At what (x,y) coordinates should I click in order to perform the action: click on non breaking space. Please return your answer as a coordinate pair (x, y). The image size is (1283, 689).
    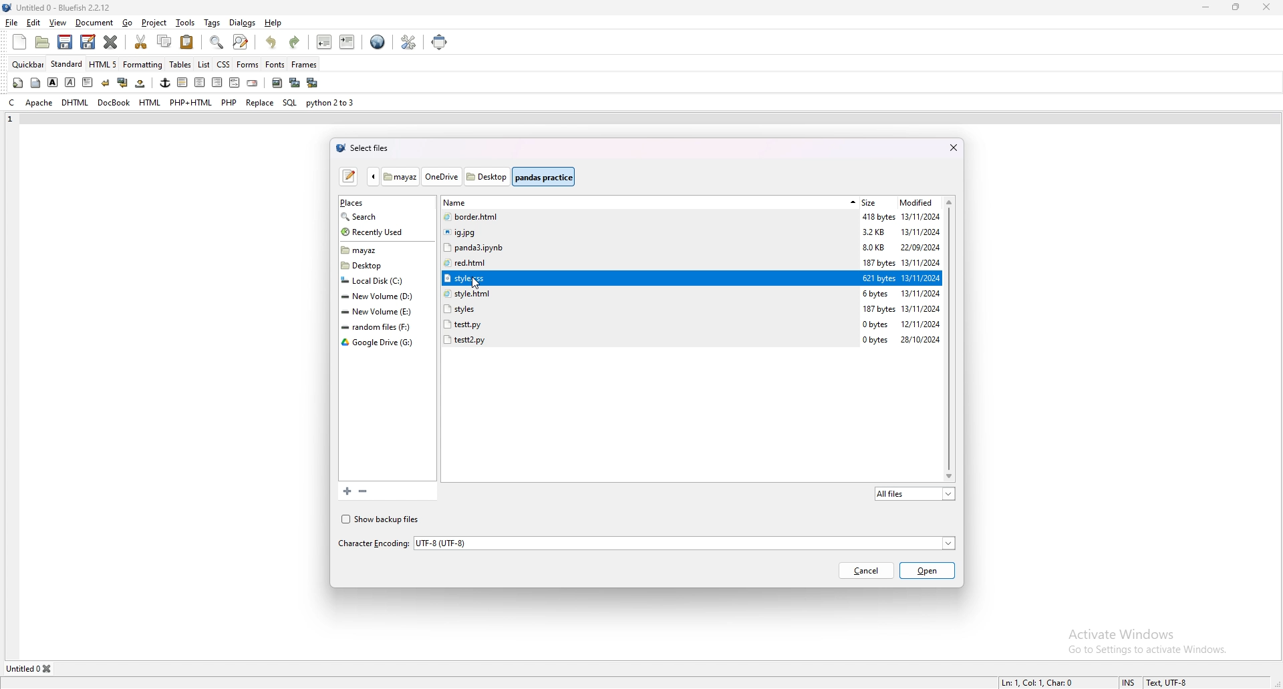
    Looking at the image, I should click on (141, 83).